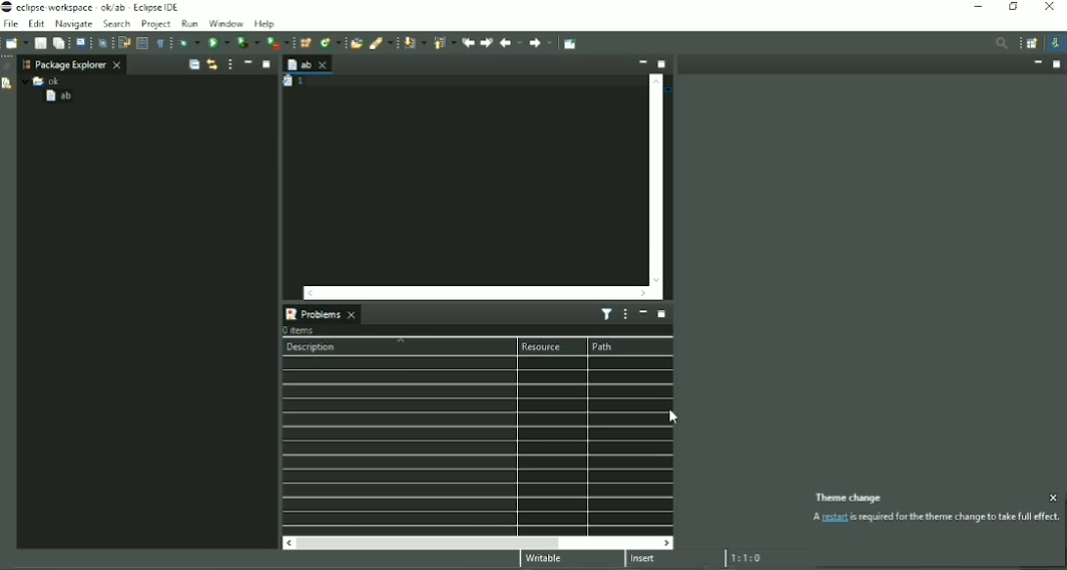 The width and height of the screenshot is (1067, 570). What do you see at coordinates (542, 42) in the screenshot?
I see `Forward` at bounding box center [542, 42].